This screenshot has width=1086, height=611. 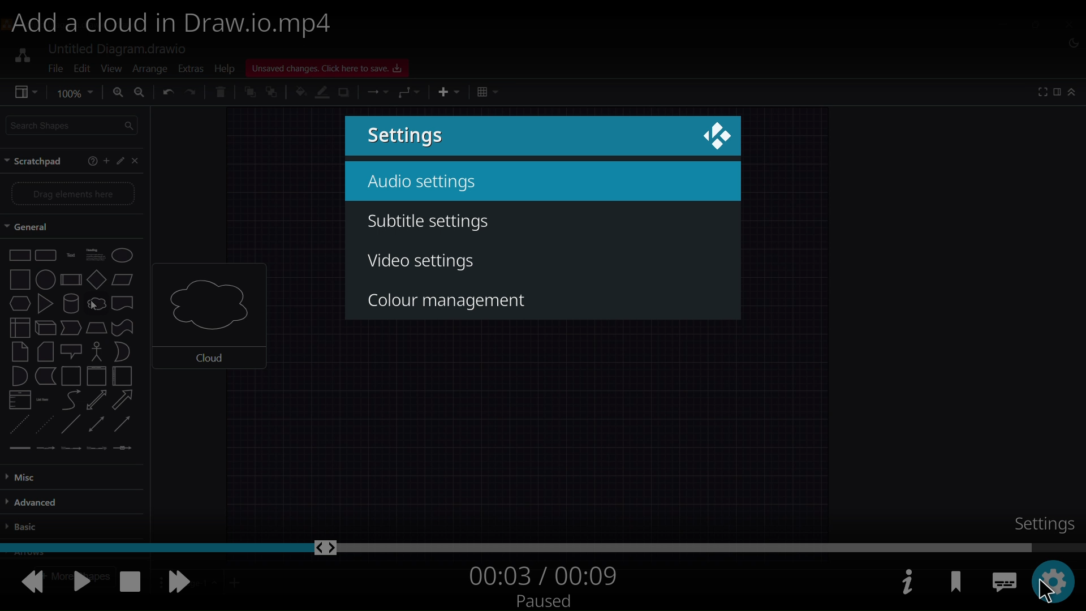 What do you see at coordinates (713, 135) in the screenshot?
I see `close dialog` at bounding box center [713, 135].